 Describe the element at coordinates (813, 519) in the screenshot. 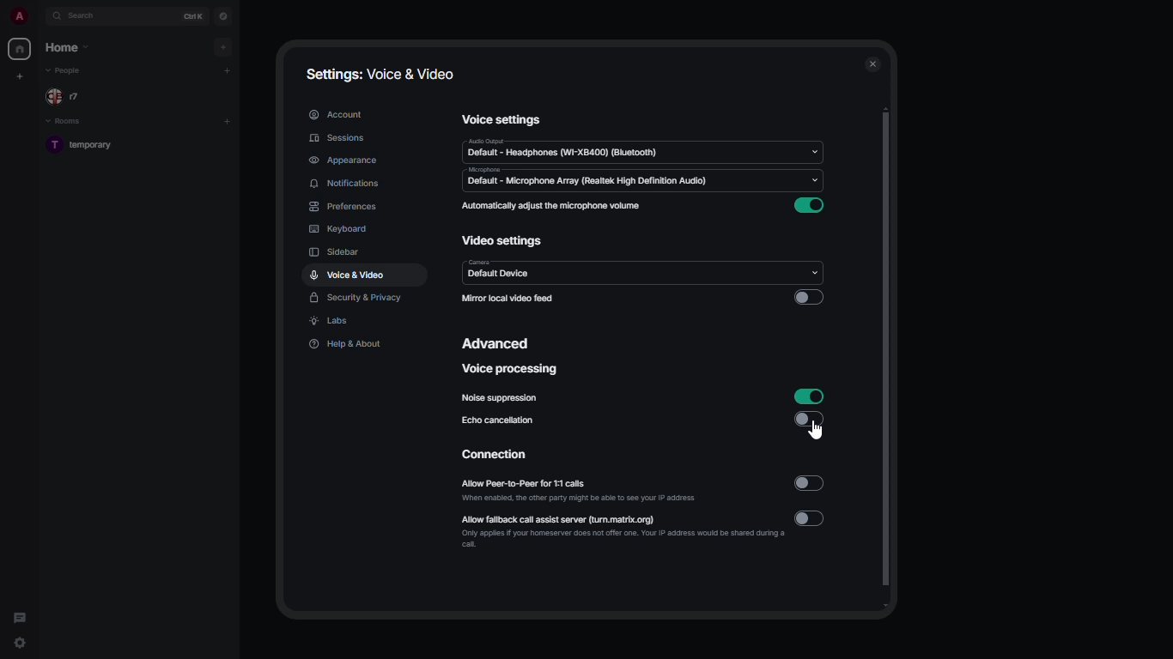

I see `disabled` at that location.